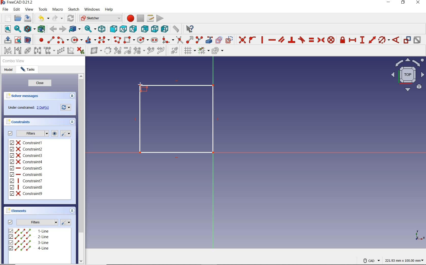  Describe the element at coordinates (179, 119) in the screenshot. I see `drawn sketch` at that location.